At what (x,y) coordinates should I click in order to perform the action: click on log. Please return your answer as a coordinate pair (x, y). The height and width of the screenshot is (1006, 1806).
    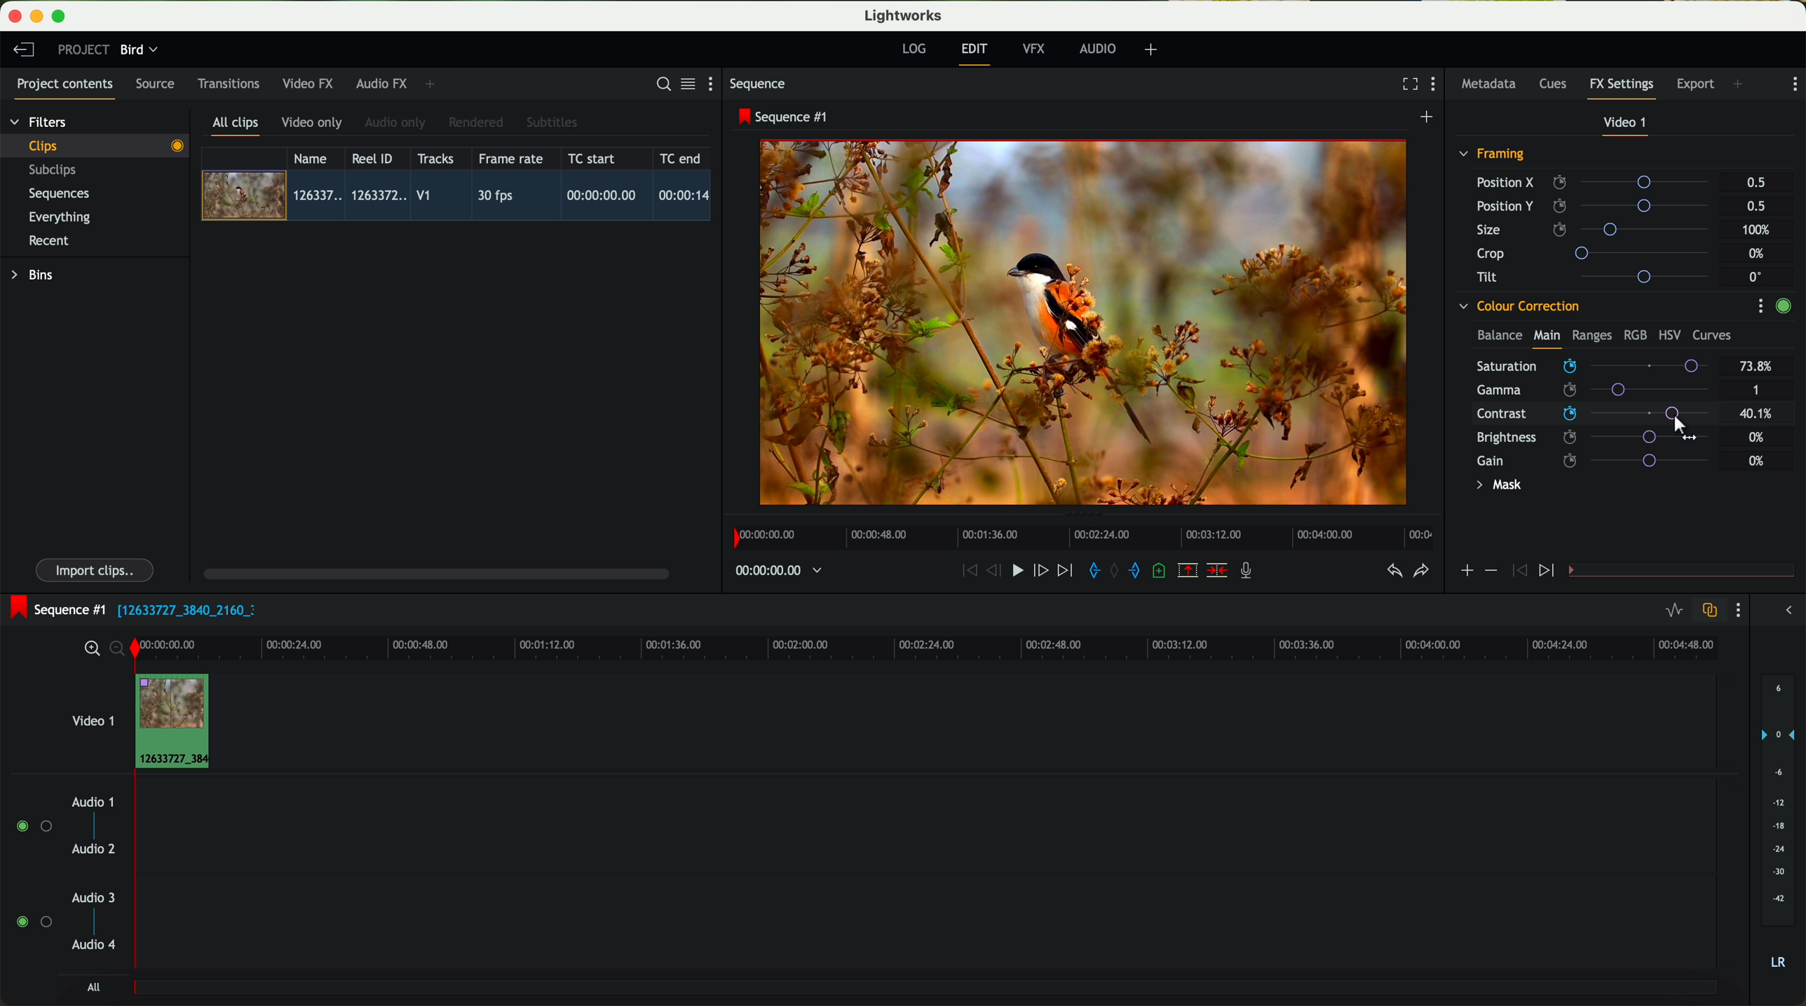
    Looking at the image, I should click on (914, 49).